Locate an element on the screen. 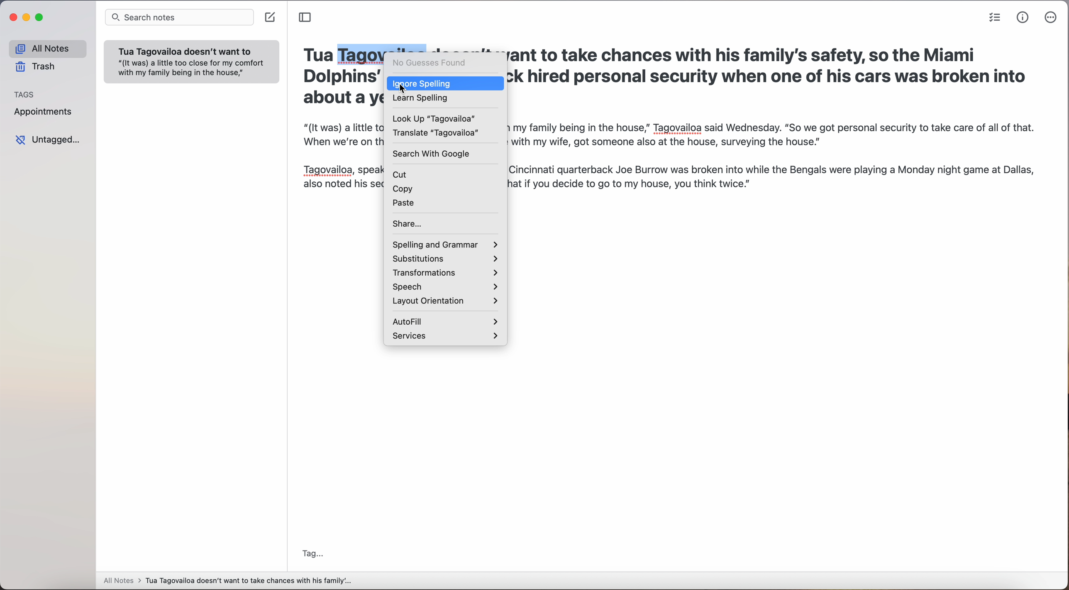 This screenshot has width=1069, height=590. layout orientation is located at coordinates (445, 301).